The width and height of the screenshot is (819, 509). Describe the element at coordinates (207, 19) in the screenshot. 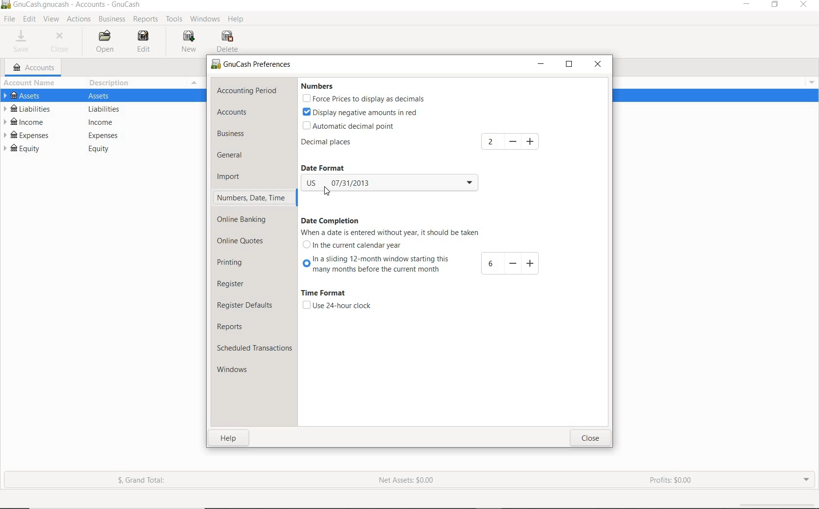

I see `WINDOWS` at that location.